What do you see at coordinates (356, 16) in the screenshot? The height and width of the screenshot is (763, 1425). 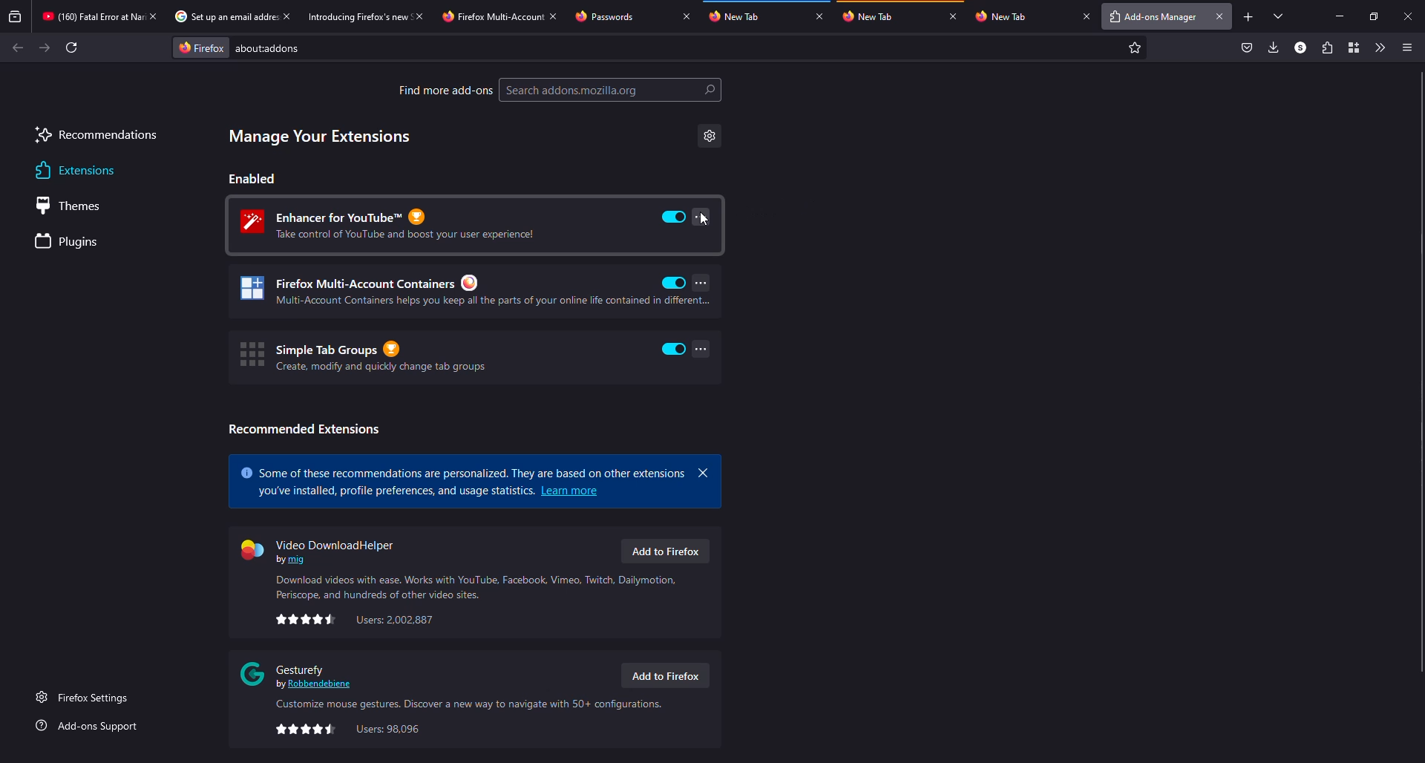 I see `tab` at bounding box center [356, 16].